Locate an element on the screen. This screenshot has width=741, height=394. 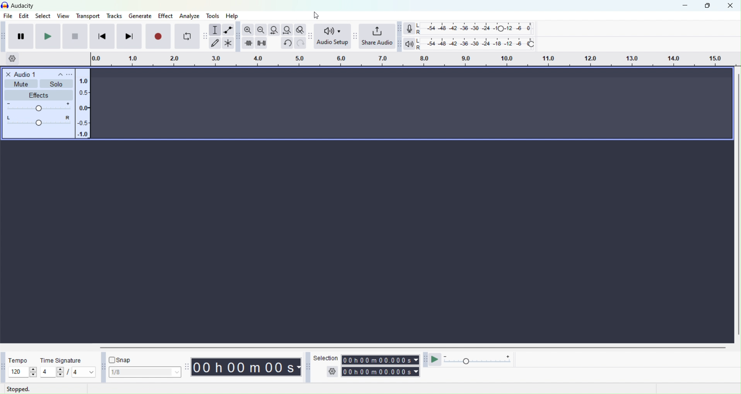
cursor is located at coordinates (316, 15).